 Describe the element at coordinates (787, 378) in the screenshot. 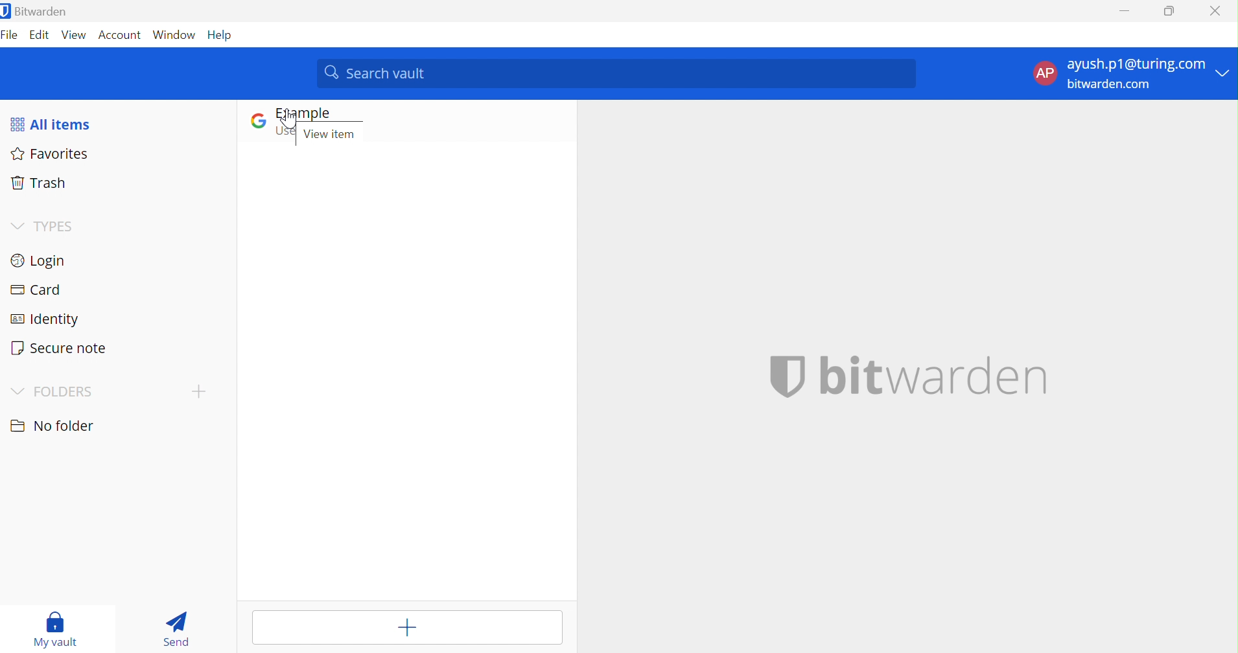

I see `BITWARDEN LOGO` at that location.